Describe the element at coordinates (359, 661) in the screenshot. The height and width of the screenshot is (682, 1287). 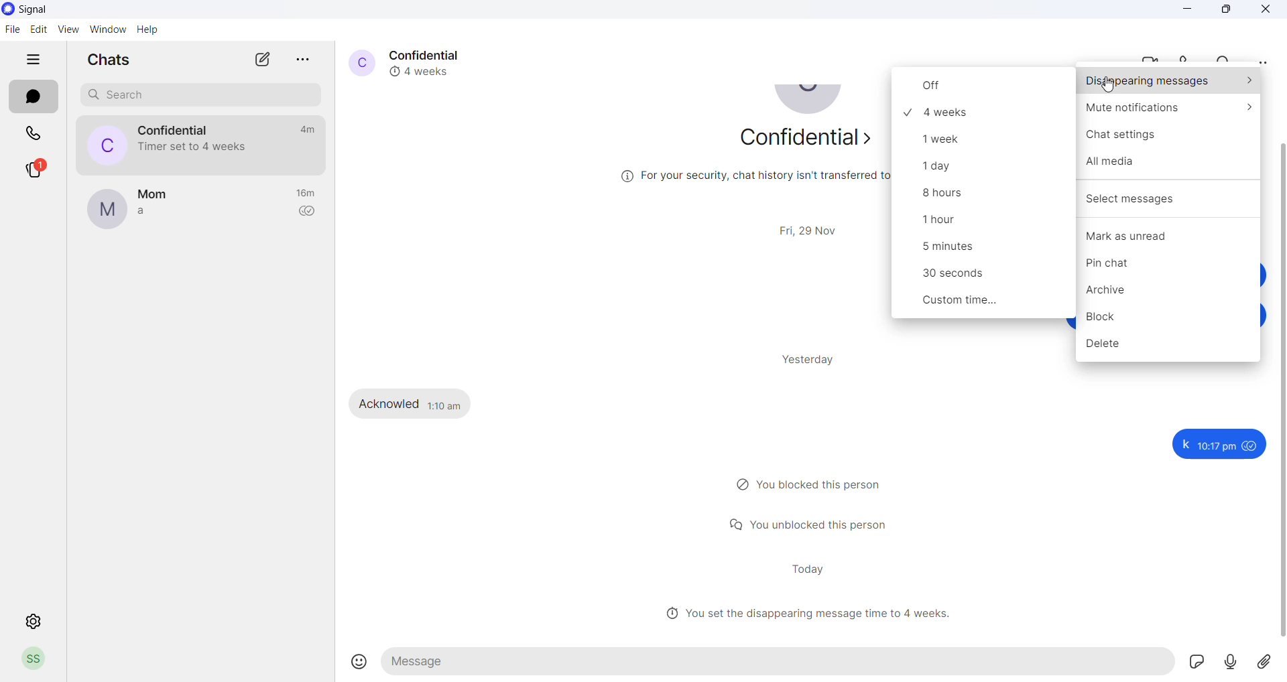
I see `emojis` at that location.